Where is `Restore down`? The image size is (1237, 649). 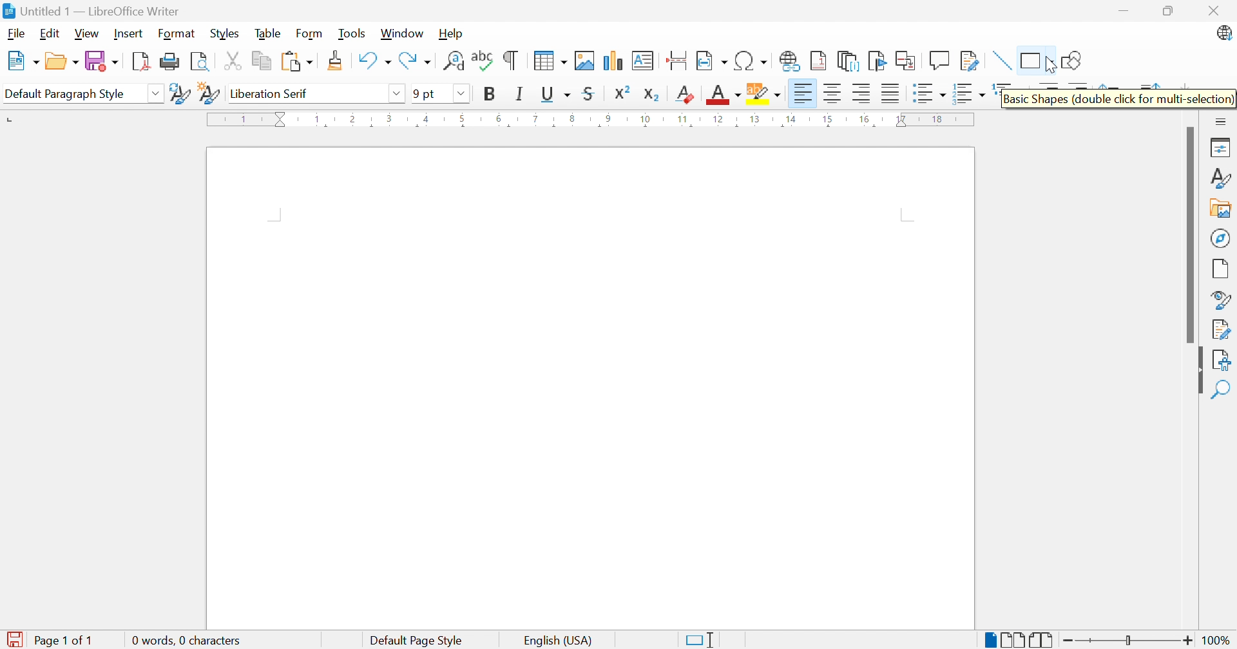 Restore down is located at coordinates (1167, 12).